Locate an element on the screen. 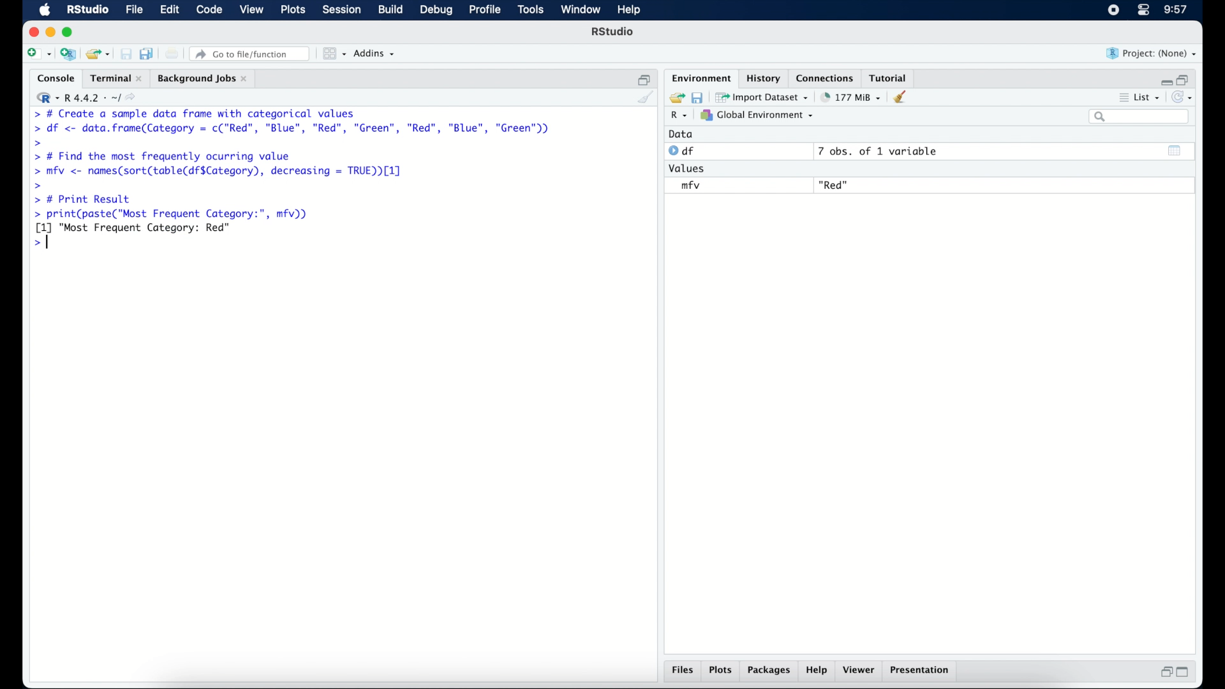 Image resolution: width=1225 pixels, height=689 pixels. save is located at coordinates (697, 98).